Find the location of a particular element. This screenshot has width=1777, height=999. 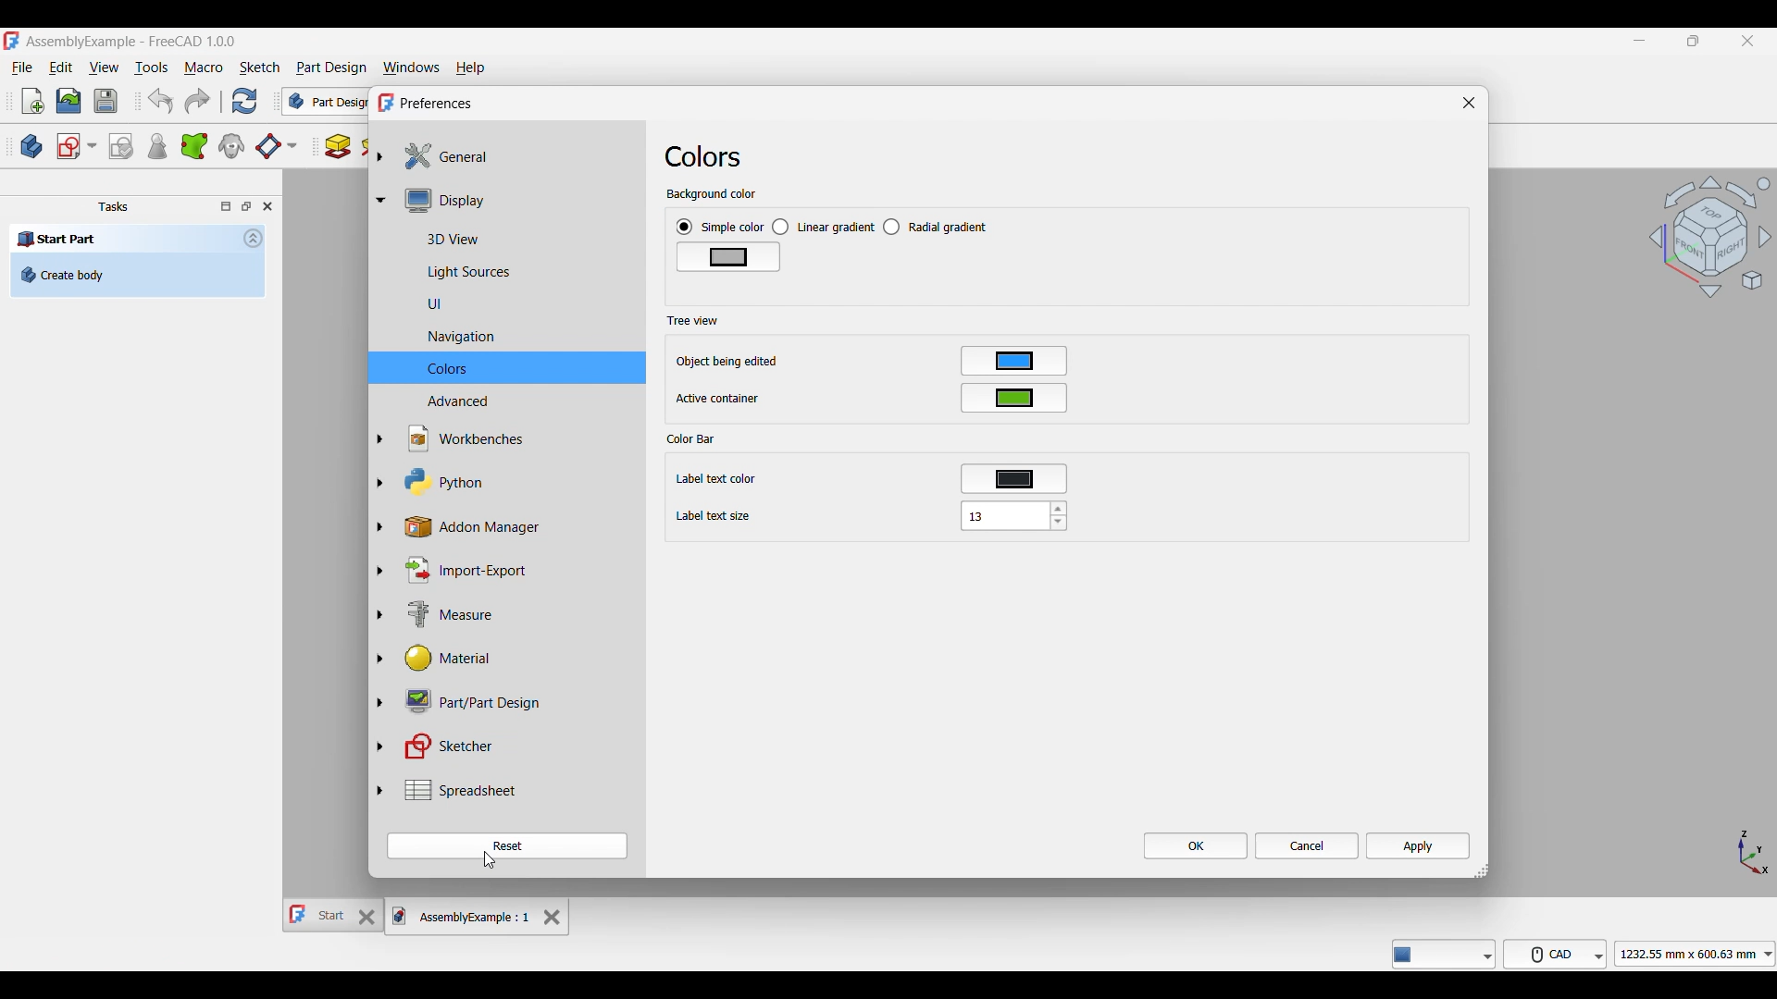

Sketch menu  is located at coordinates (260, 68).